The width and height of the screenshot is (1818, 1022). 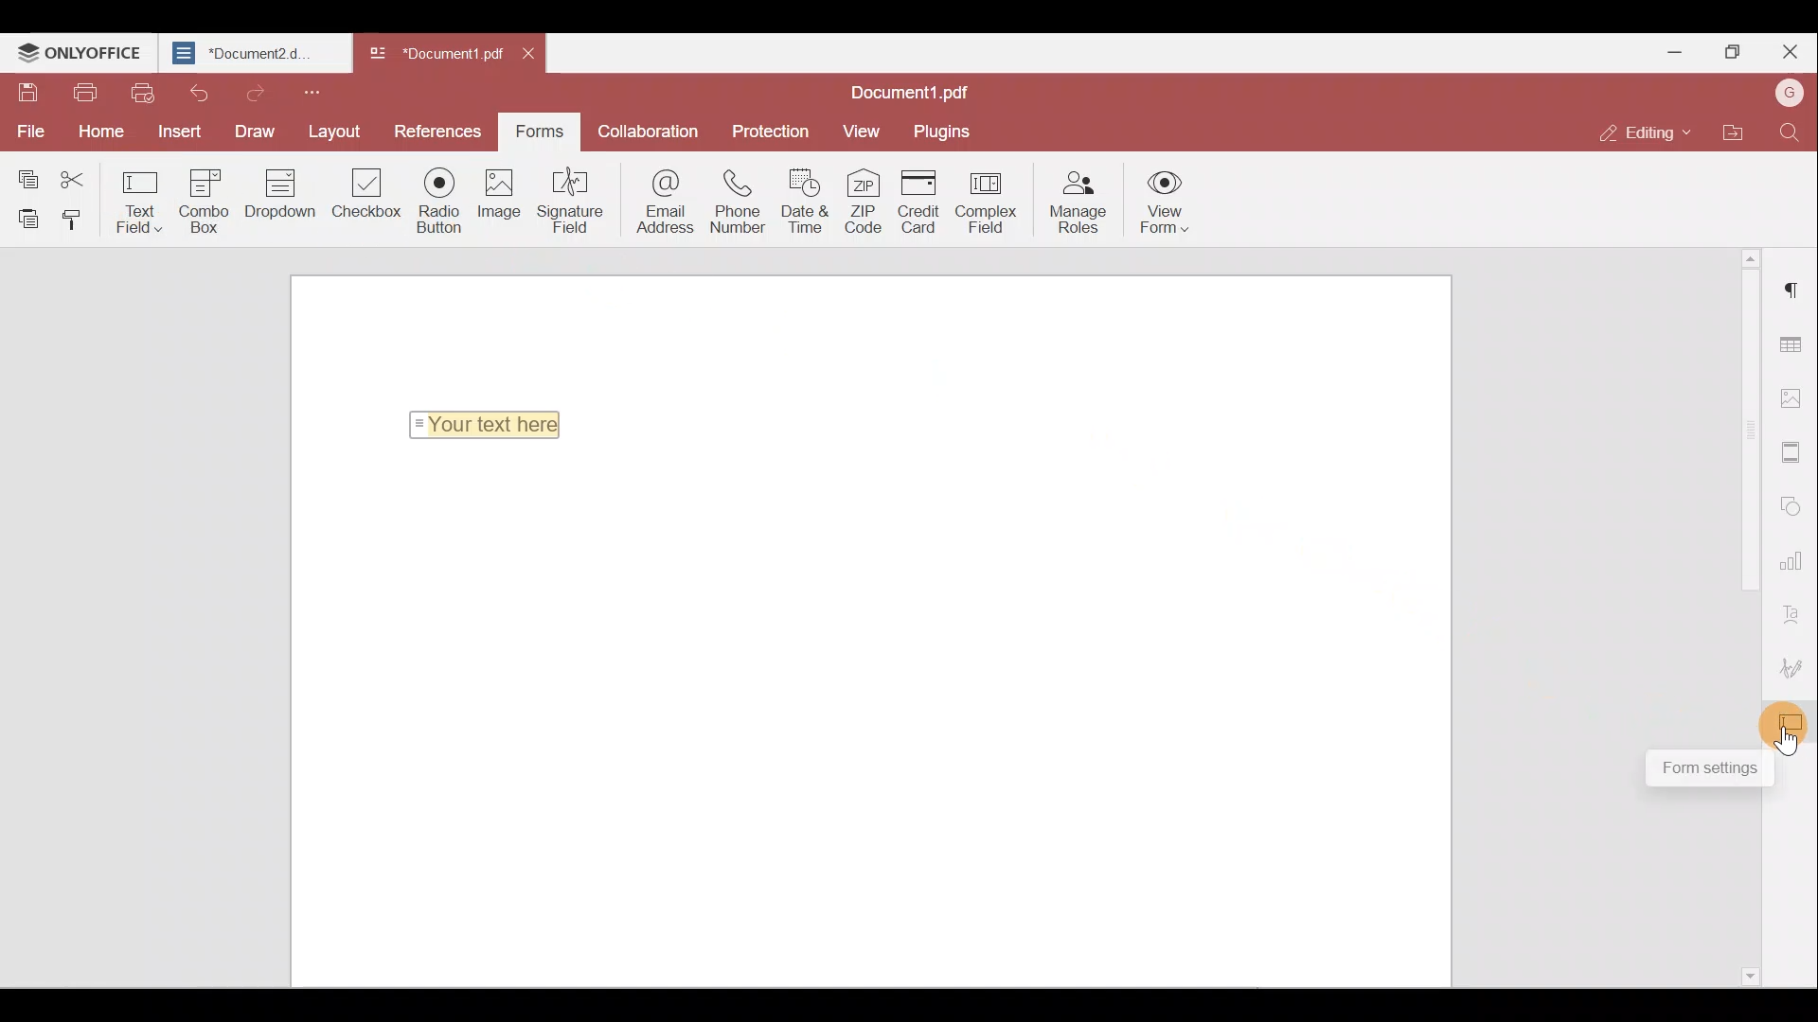 What do you see at coordinates (1791, 396) in the screenshot?
I see `Image settings` at bounding box center [1791, 396].